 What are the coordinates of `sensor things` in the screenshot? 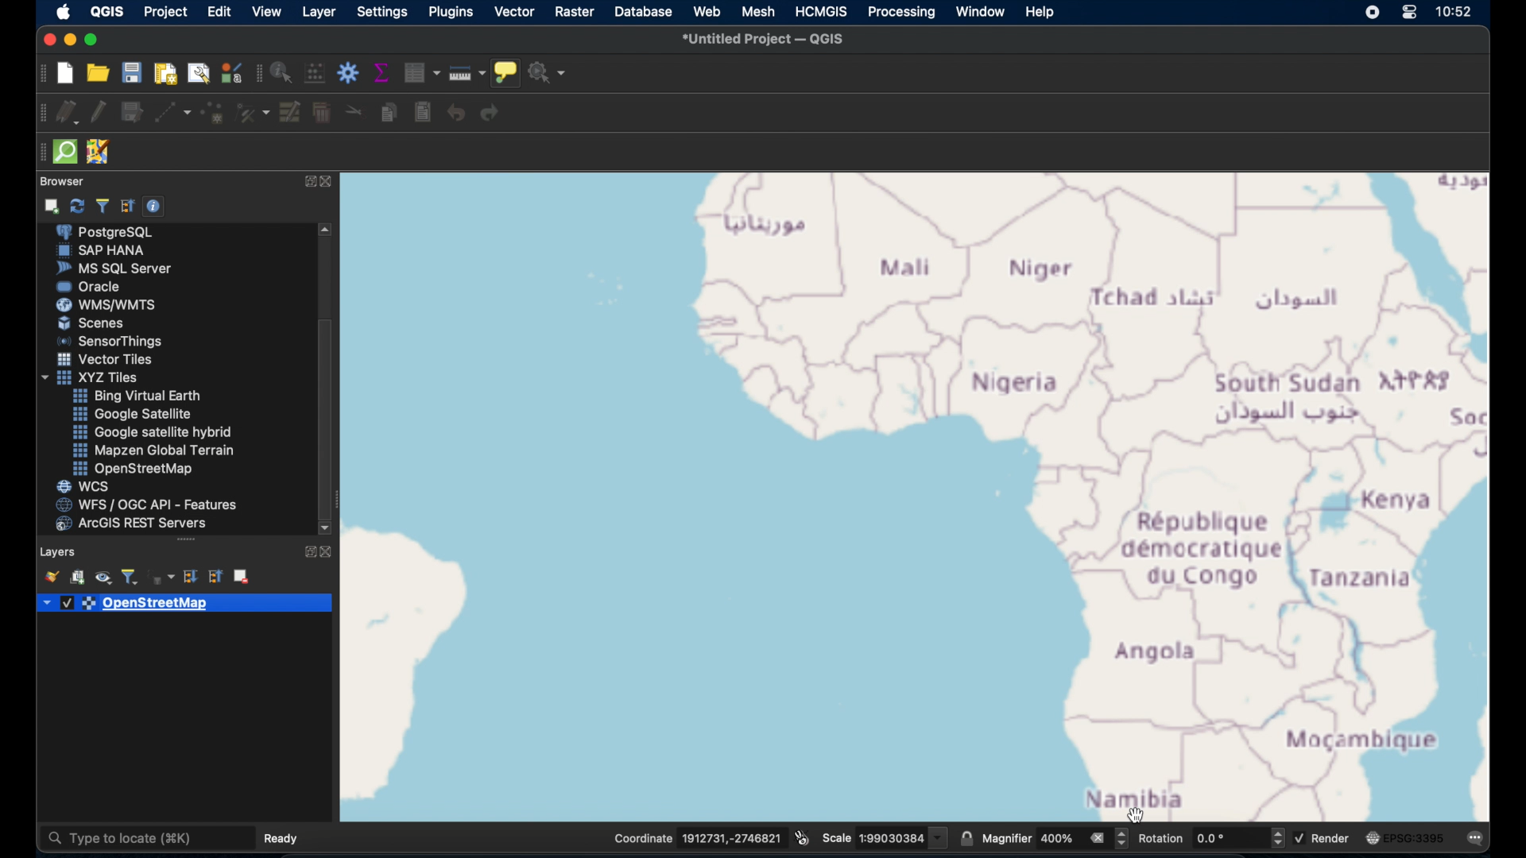 It's located at (111, 343).